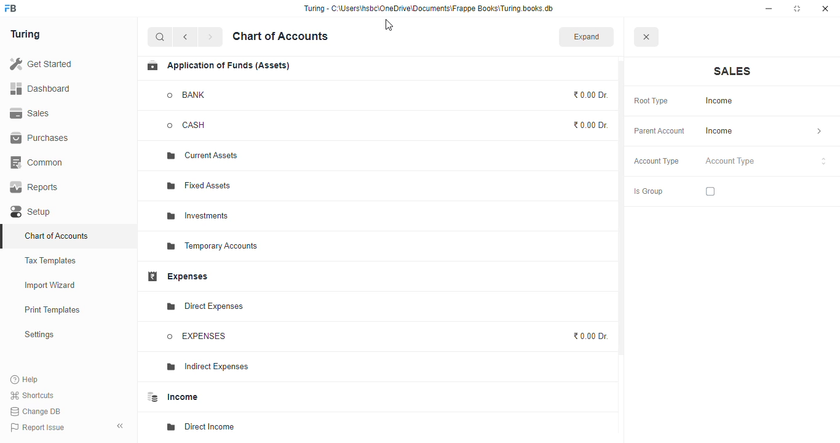 This screenshot has height=443, width=840. Describe the element at coordinates (722, 101) in the screenshot. I see `income` at that location.